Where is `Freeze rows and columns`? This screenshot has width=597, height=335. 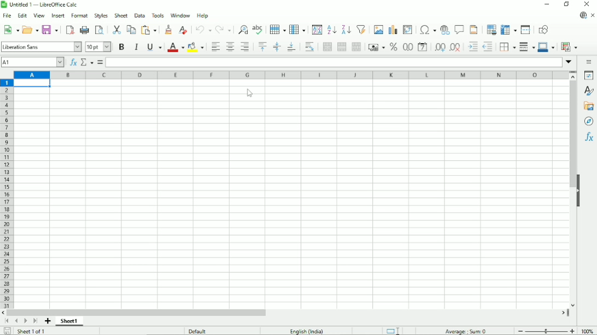
Freeze rows and columns is located at coordinates (508, 29).